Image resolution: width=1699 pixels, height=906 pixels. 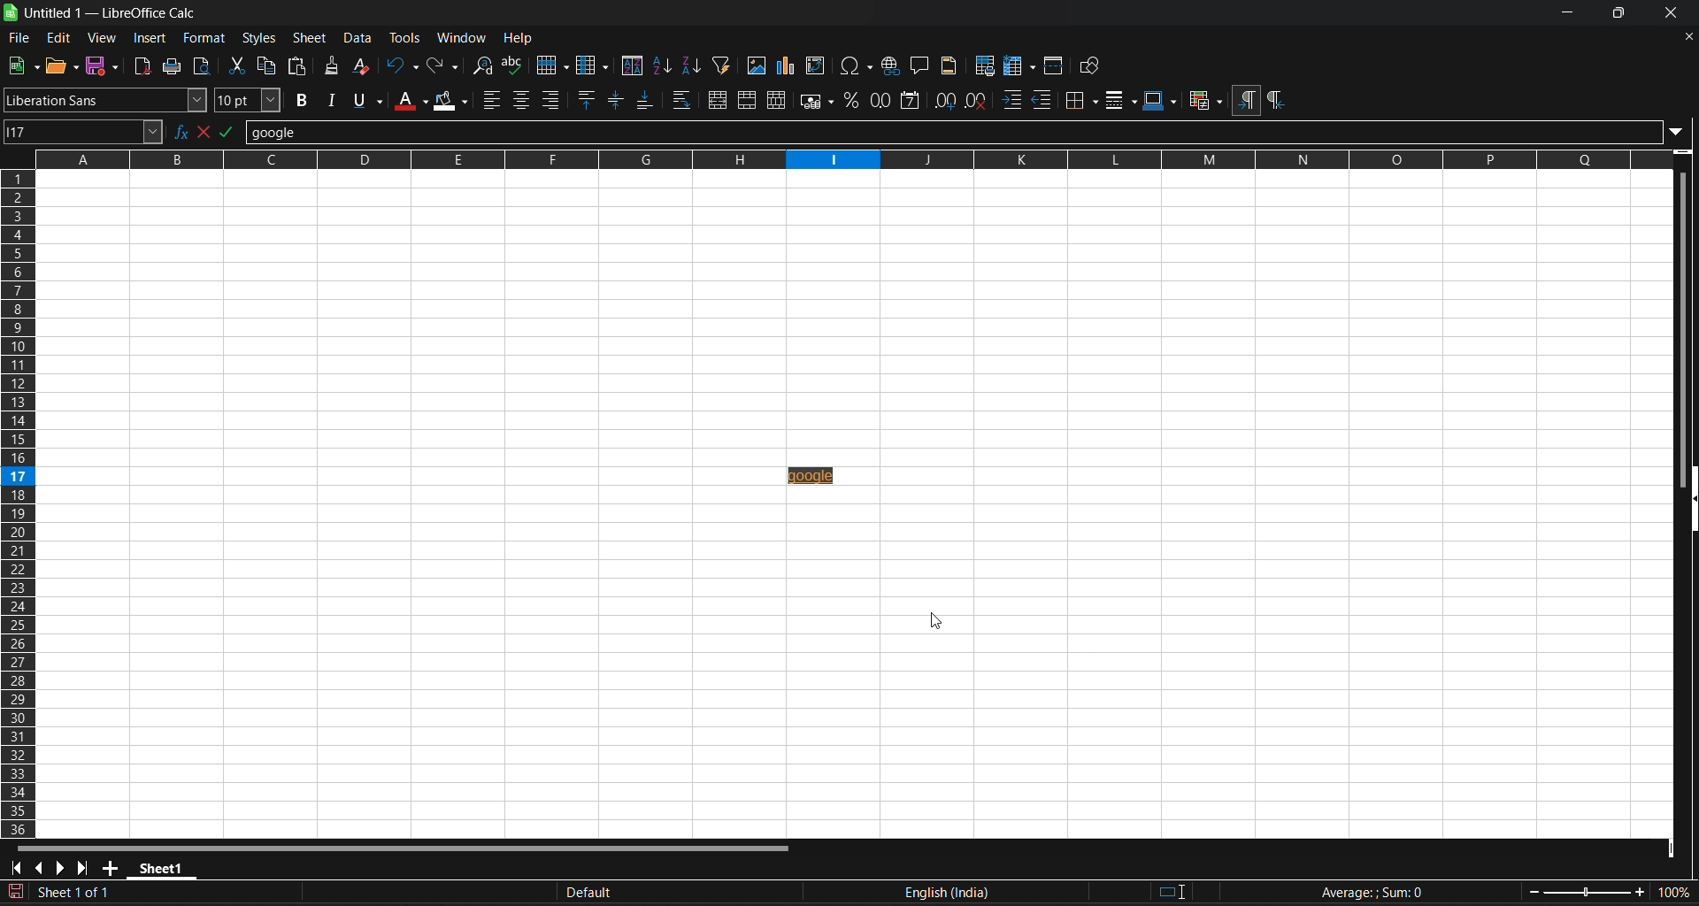 What do you see at coordinates (331, 66) in the screenshot?
I see `clone formating` at bounding box center [331, 66].